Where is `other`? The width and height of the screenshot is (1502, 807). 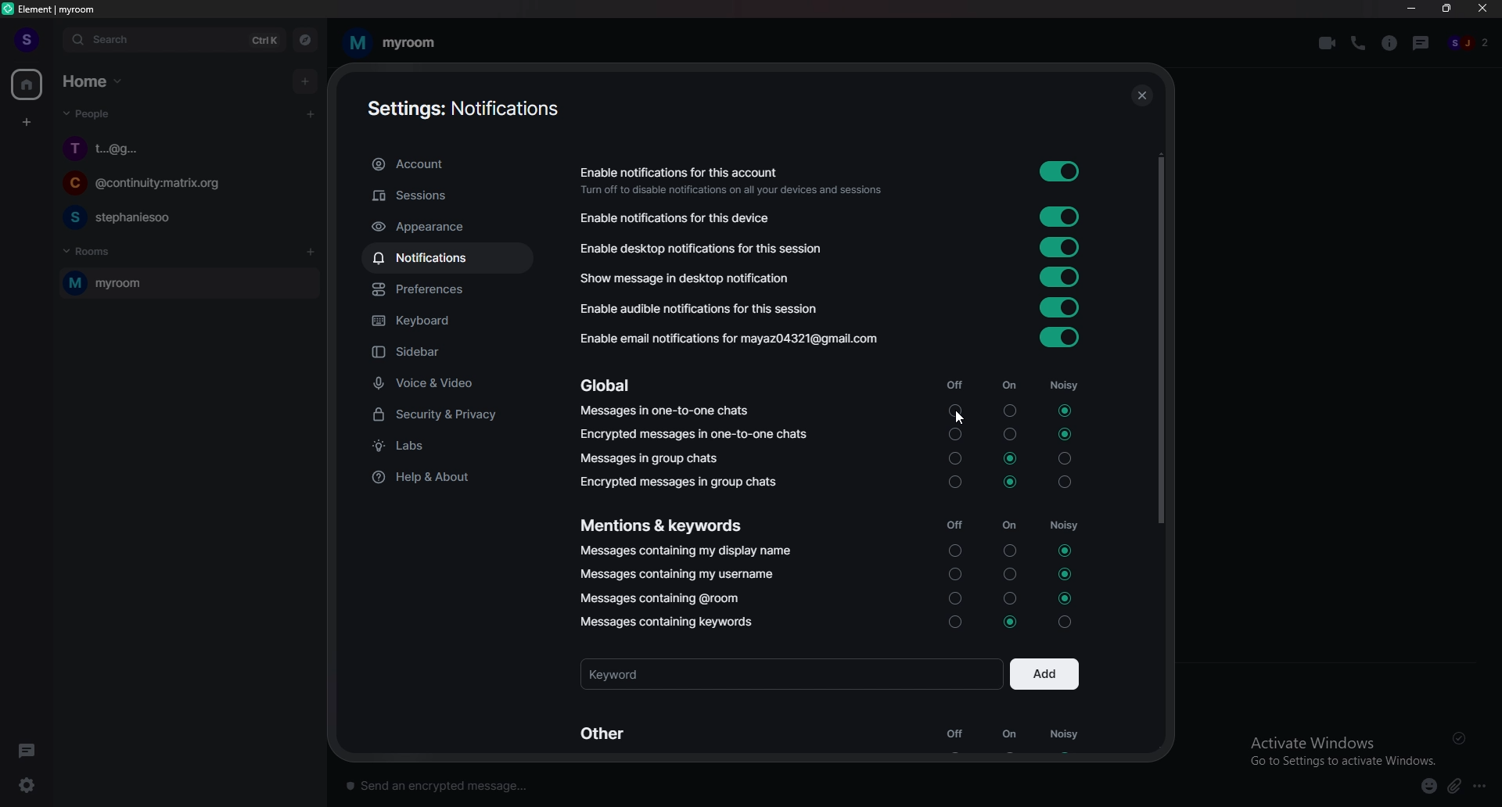 other is located at coordinates (610, 732).